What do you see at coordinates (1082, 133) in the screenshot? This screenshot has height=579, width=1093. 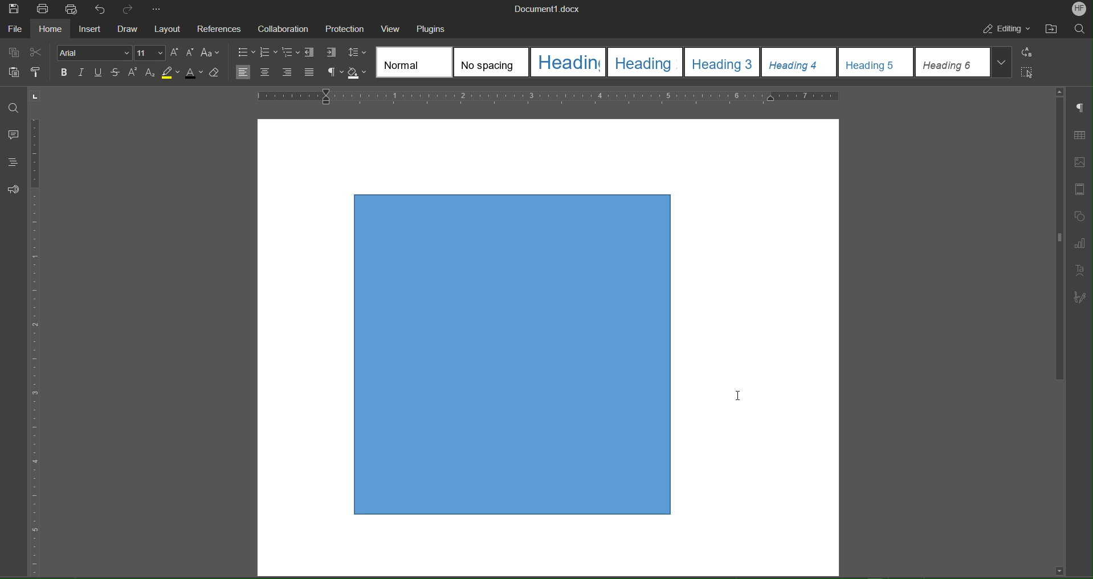 I see `Table` at bounding box center [1082, 133].